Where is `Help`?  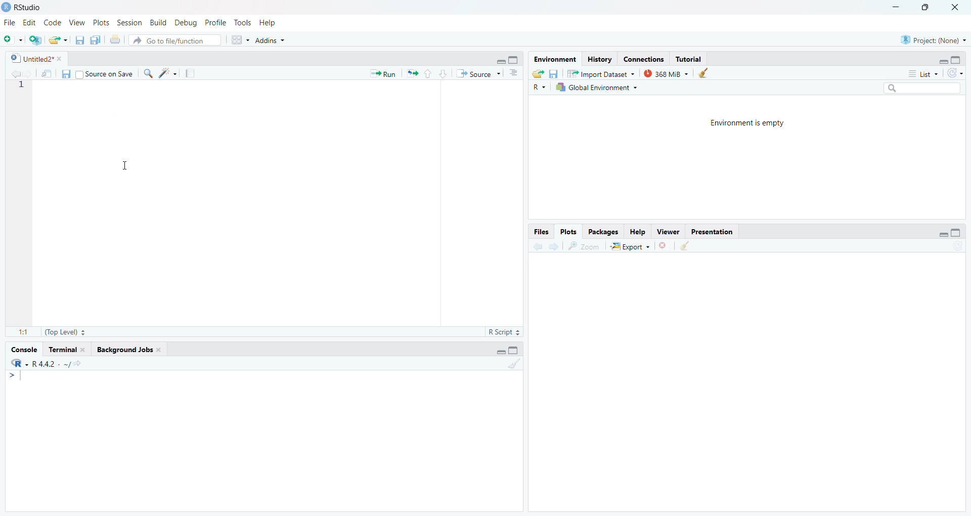
Help is located at coordinates (272, 23).